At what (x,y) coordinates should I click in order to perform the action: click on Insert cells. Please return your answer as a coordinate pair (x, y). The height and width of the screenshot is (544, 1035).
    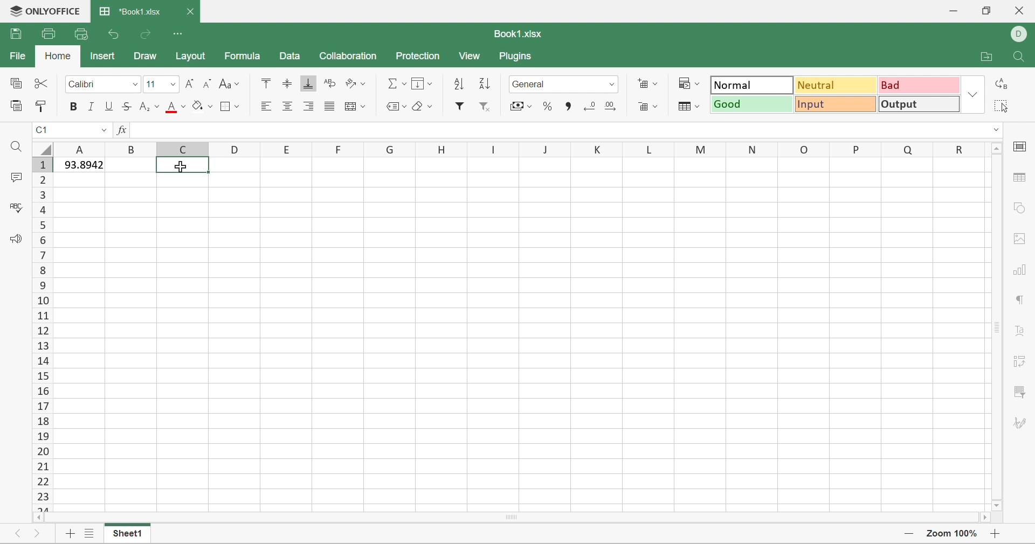
    Looking at the image, I should click on (647, 82).